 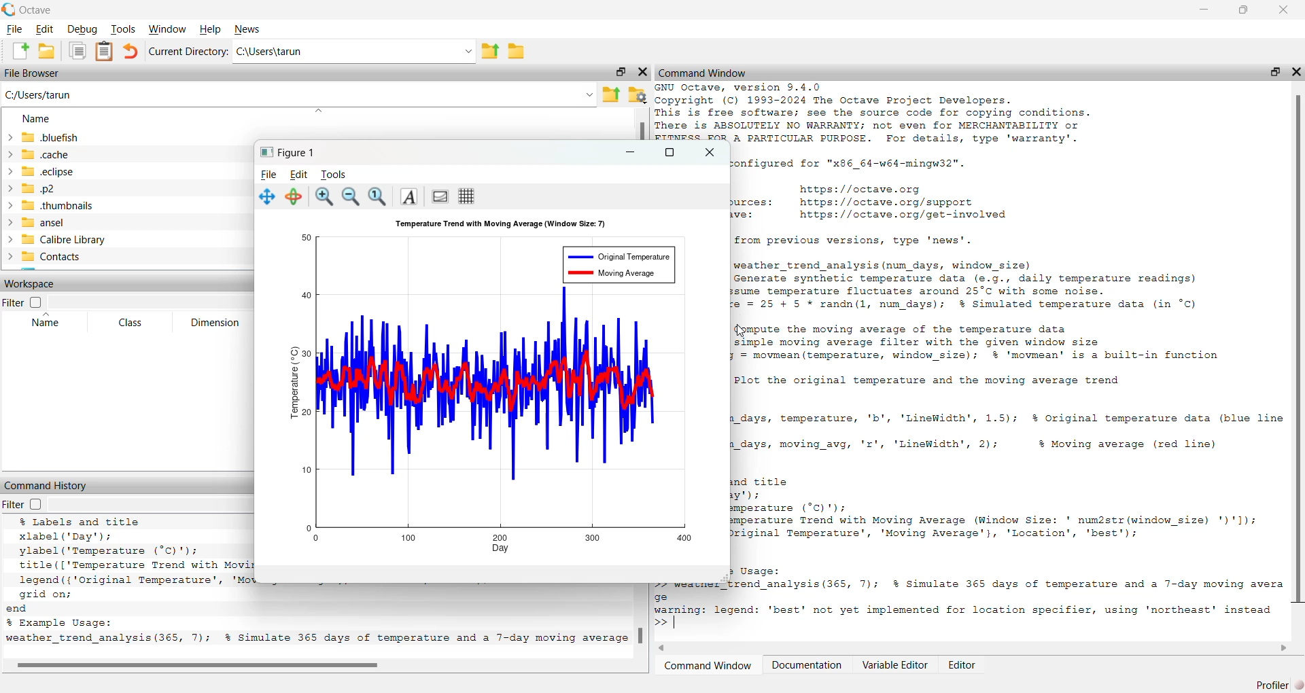 I want to click on Selection Tool, so click(x=295, y=197).